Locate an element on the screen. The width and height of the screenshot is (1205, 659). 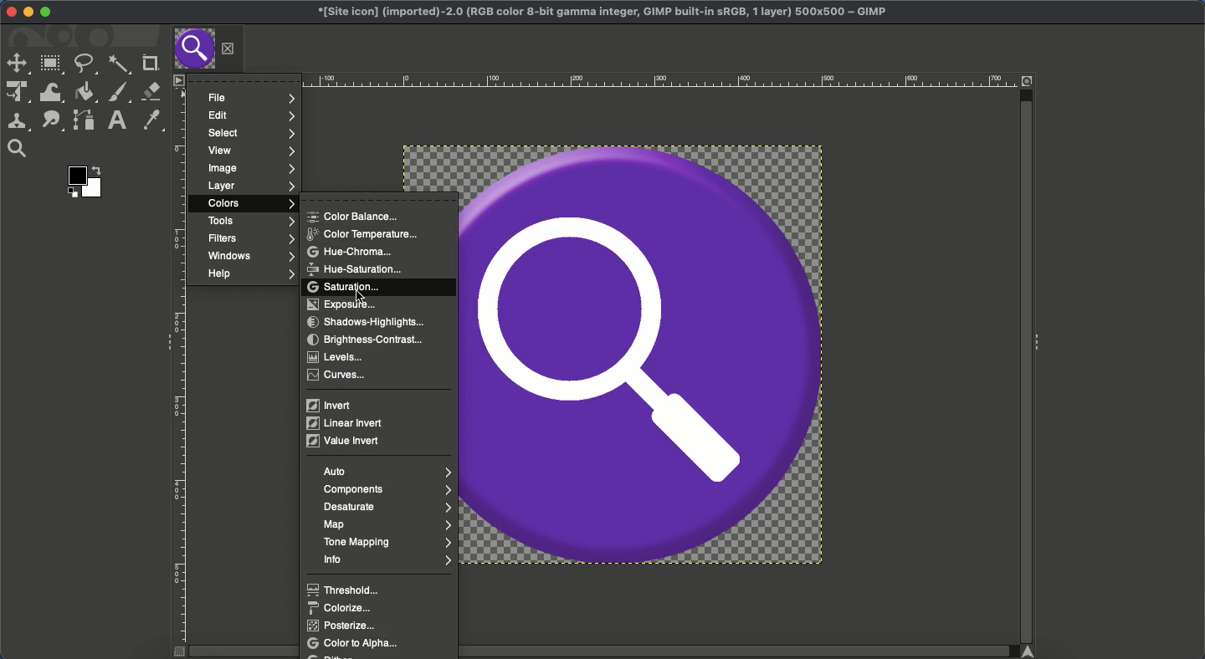
Minimize is located at coordinates (28, 13).